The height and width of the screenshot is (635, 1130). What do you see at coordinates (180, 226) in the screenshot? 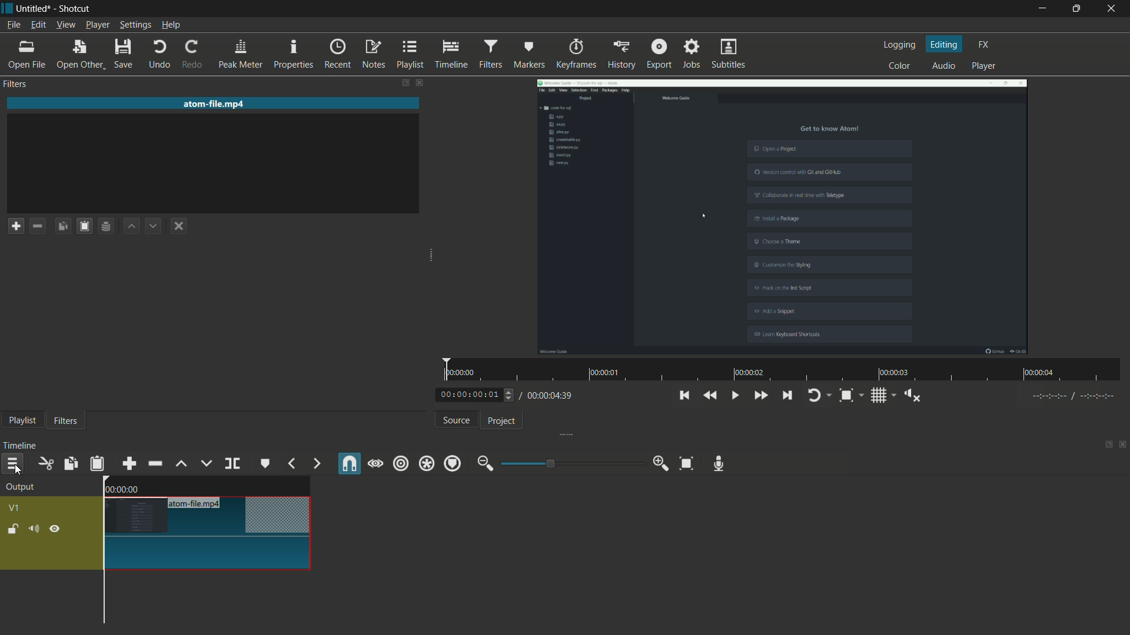
I see `deselect the filter` at bounding box center [180, 226].